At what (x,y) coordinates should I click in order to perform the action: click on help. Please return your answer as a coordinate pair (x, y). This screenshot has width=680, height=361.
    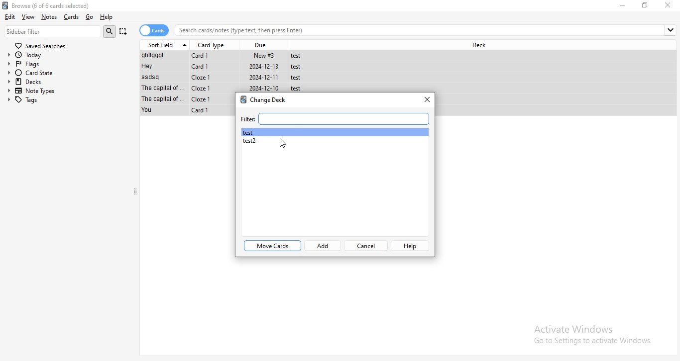
    Looking at the image, I should click on (409, 246).